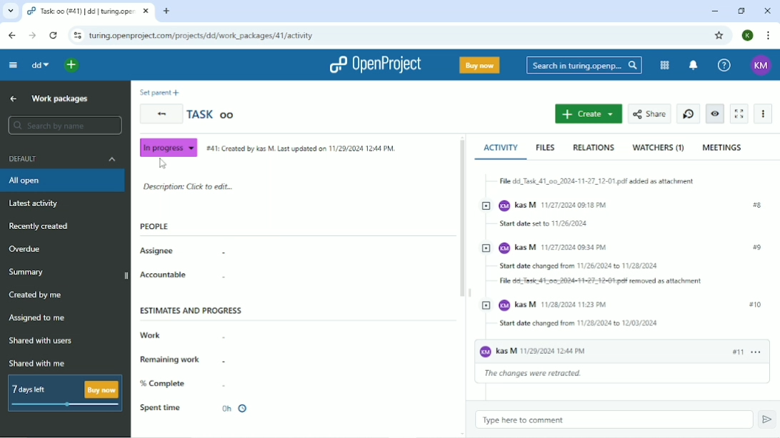 Image resolution: width=780 pixels, height=438 pixels. What do you see at coordinates (157, 226) in the screenshot?
I see `People` at bounding box center [157, 226].